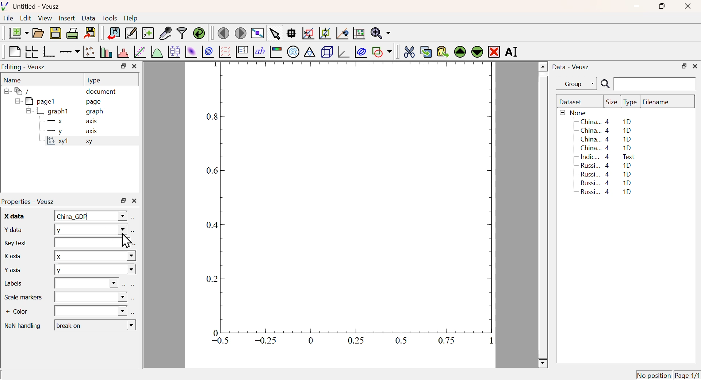  Describe the element at coordinates (309, 51) in the screenshot. I see `Ternary Graph` at that location.